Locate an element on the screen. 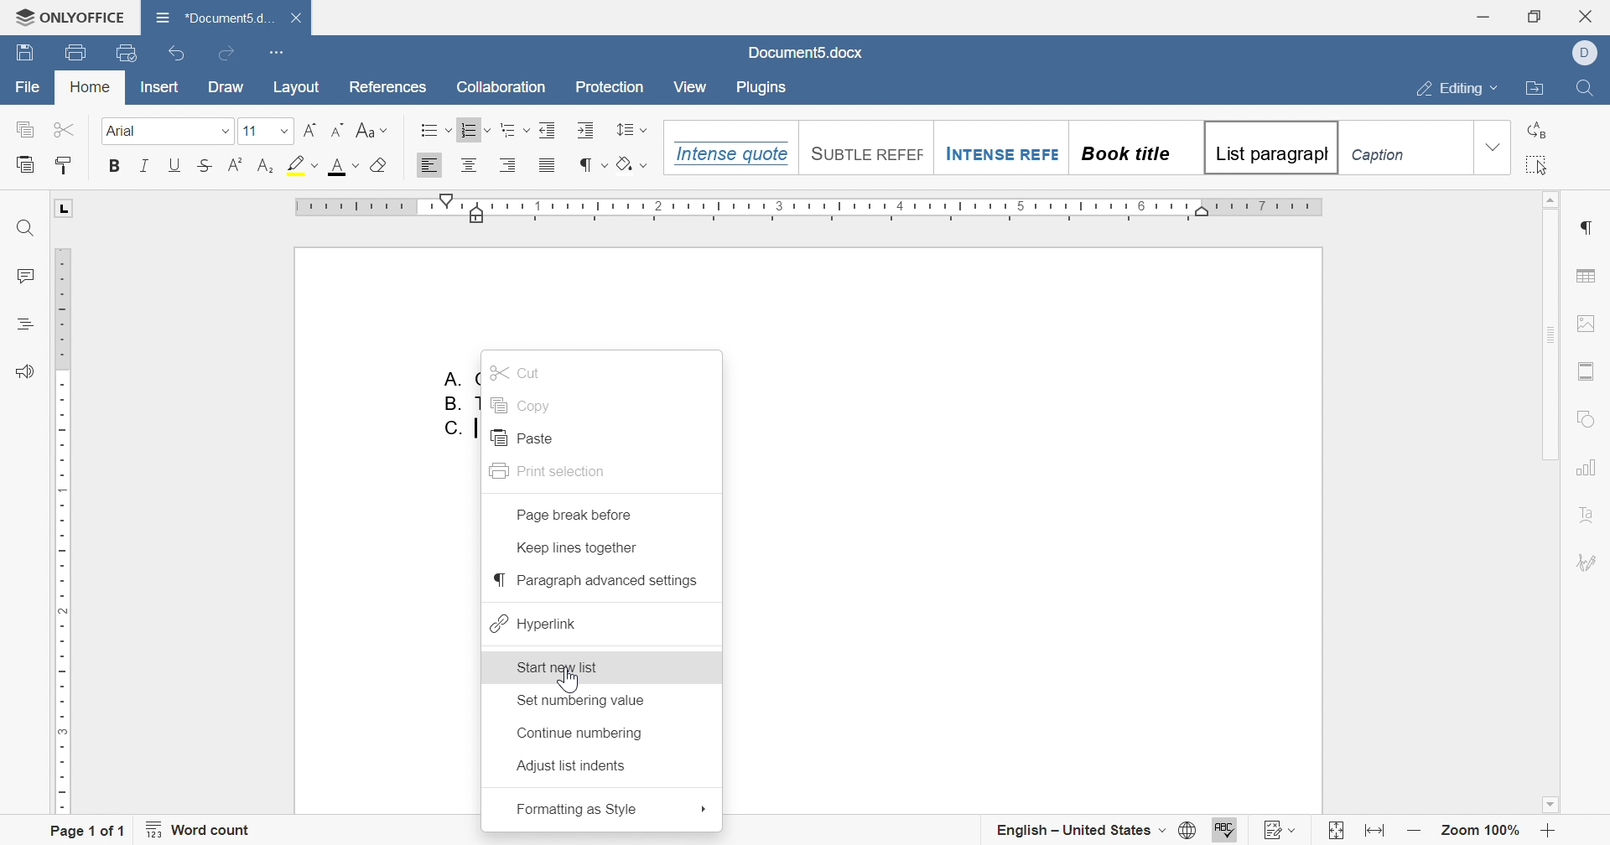  replace is located at coordinates (1538, 130).